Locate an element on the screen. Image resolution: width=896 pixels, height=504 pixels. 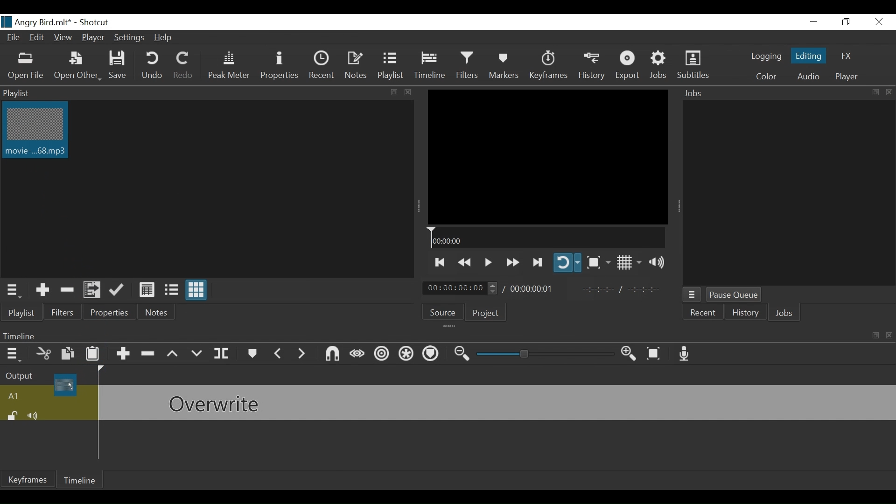
(un)lock track is located at coordinates (13, 414).